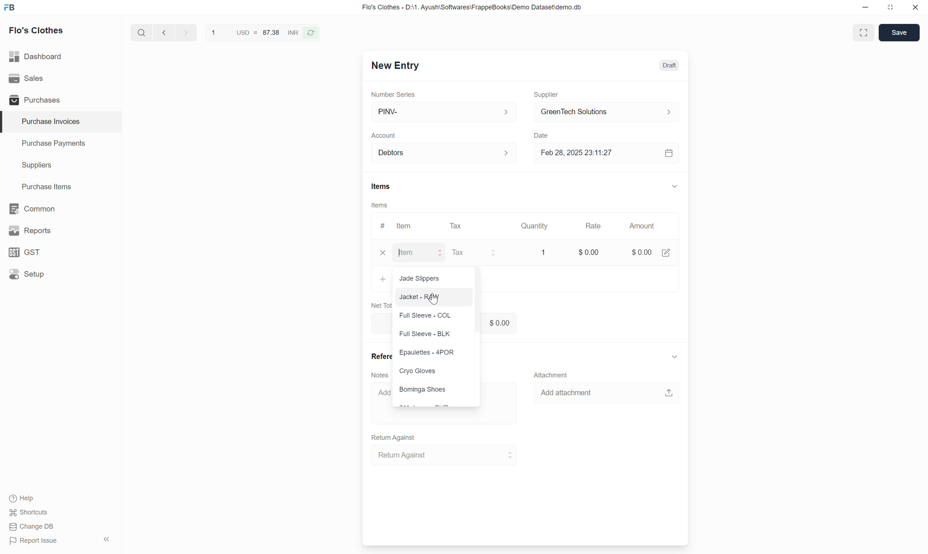  Describe the element at coordinates (915, 7) in the screenshot. I see `Close` at that location.